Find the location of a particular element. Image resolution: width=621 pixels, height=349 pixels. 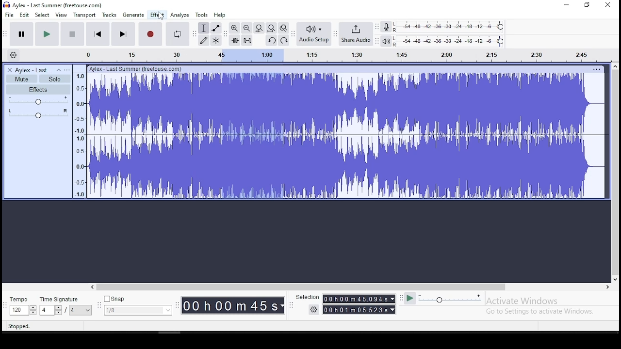

transport is located at coordinates (84, 15).